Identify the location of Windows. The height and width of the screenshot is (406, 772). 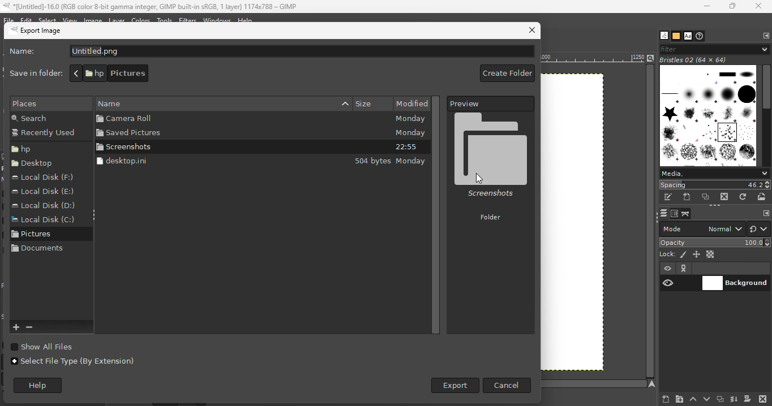
(217, 20).